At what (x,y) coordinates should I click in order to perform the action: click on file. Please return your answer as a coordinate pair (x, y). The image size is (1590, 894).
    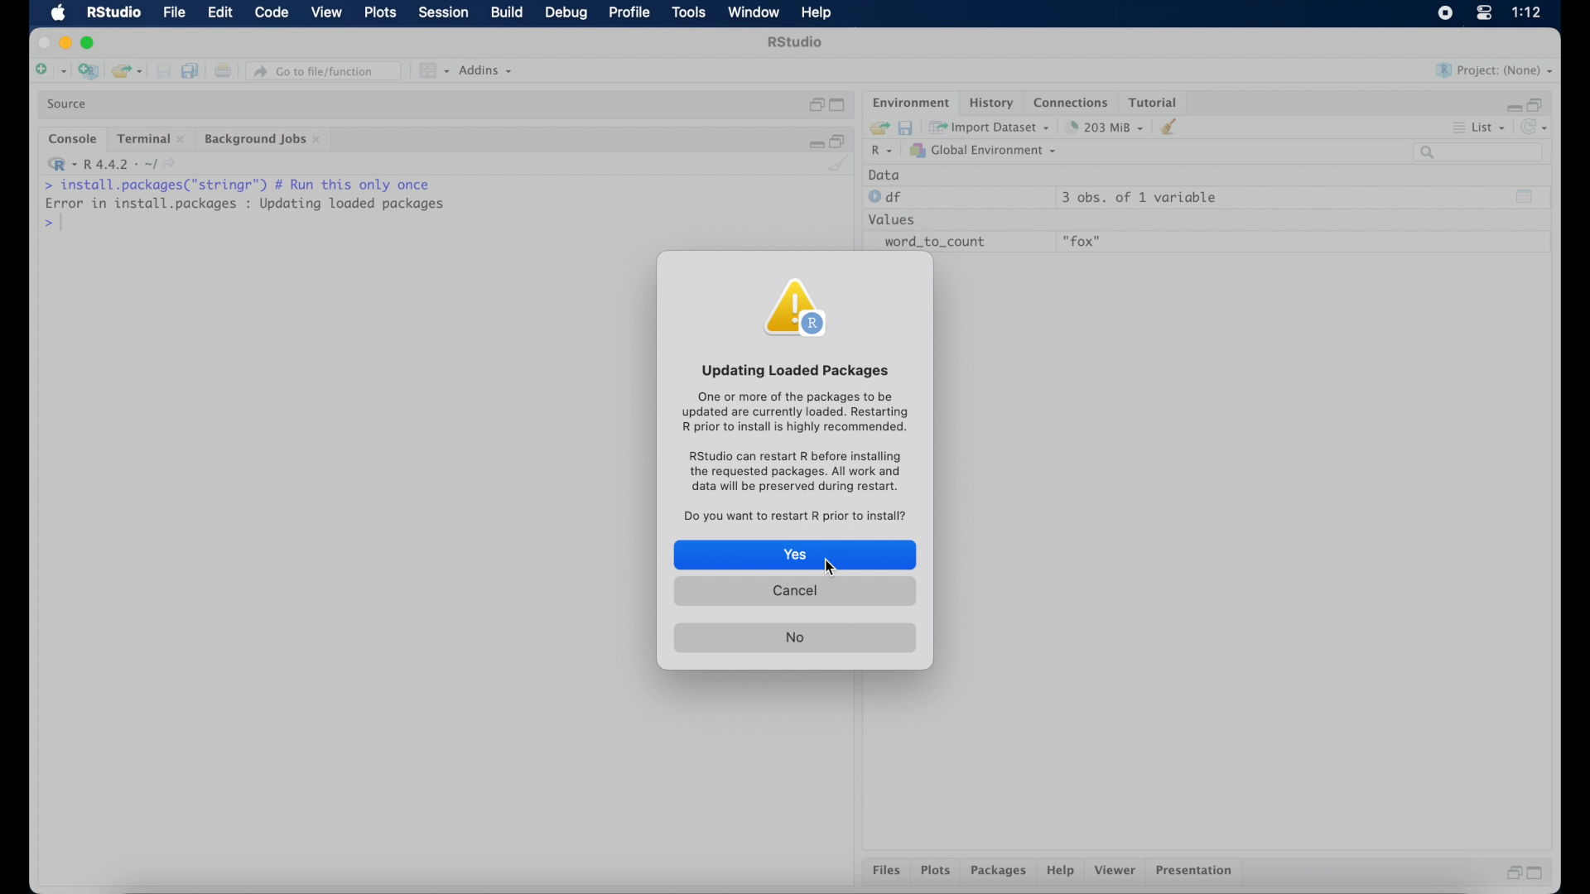
    Looking at the image, I should click on (176, 13).